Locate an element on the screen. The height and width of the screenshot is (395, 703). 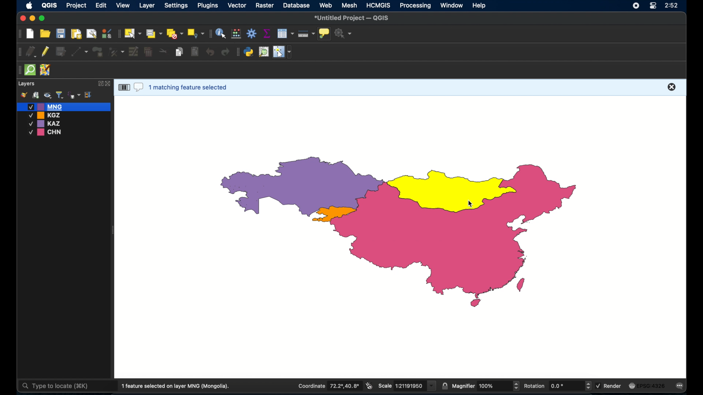
processing is located at coordinates (416, 6).